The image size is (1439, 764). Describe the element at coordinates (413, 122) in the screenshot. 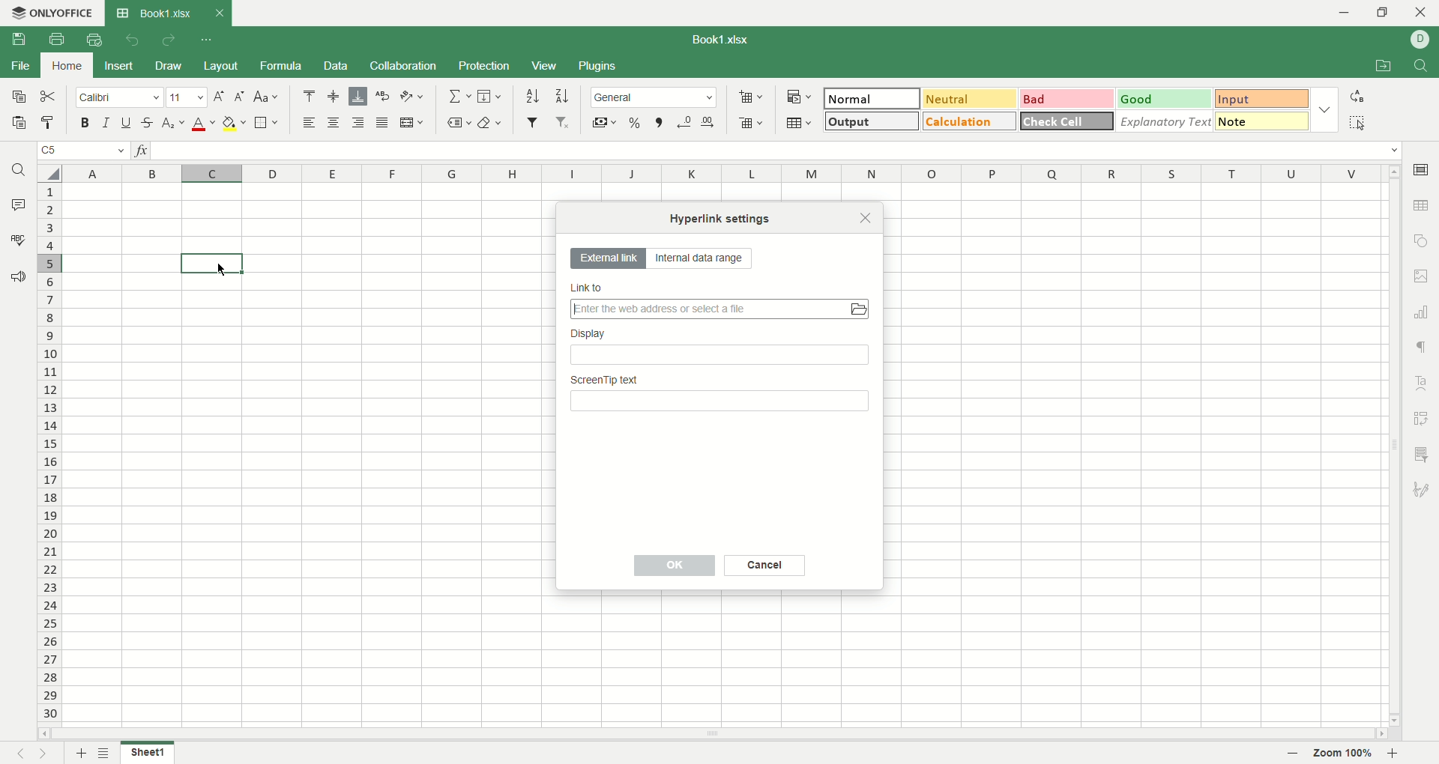

I see `merge and center` at that location.